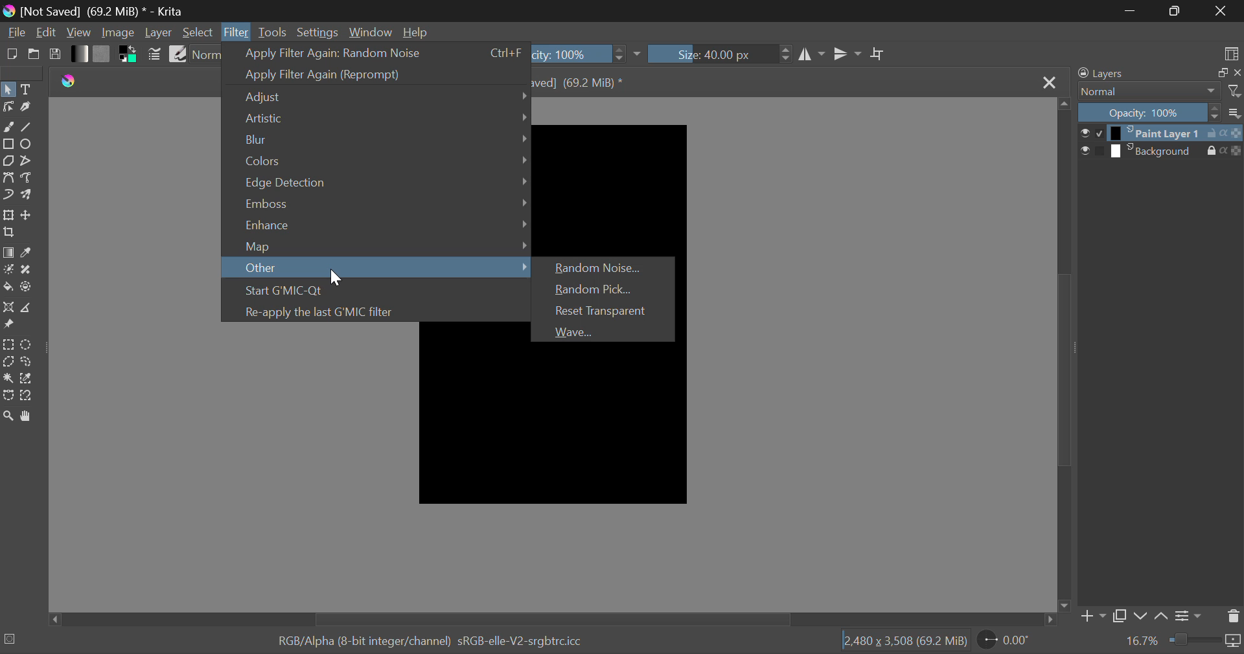 This screenshot has width=1244, height=654. What do you see at coordinates (9, 179) in the screenshot?
I see `Bezier Curve` at bounding box center [9, 179].